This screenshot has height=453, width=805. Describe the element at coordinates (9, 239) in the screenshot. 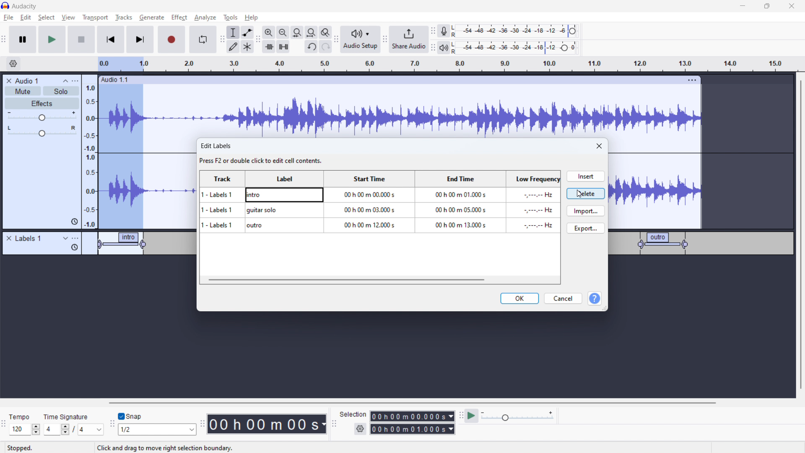

I see `remove` at that location.